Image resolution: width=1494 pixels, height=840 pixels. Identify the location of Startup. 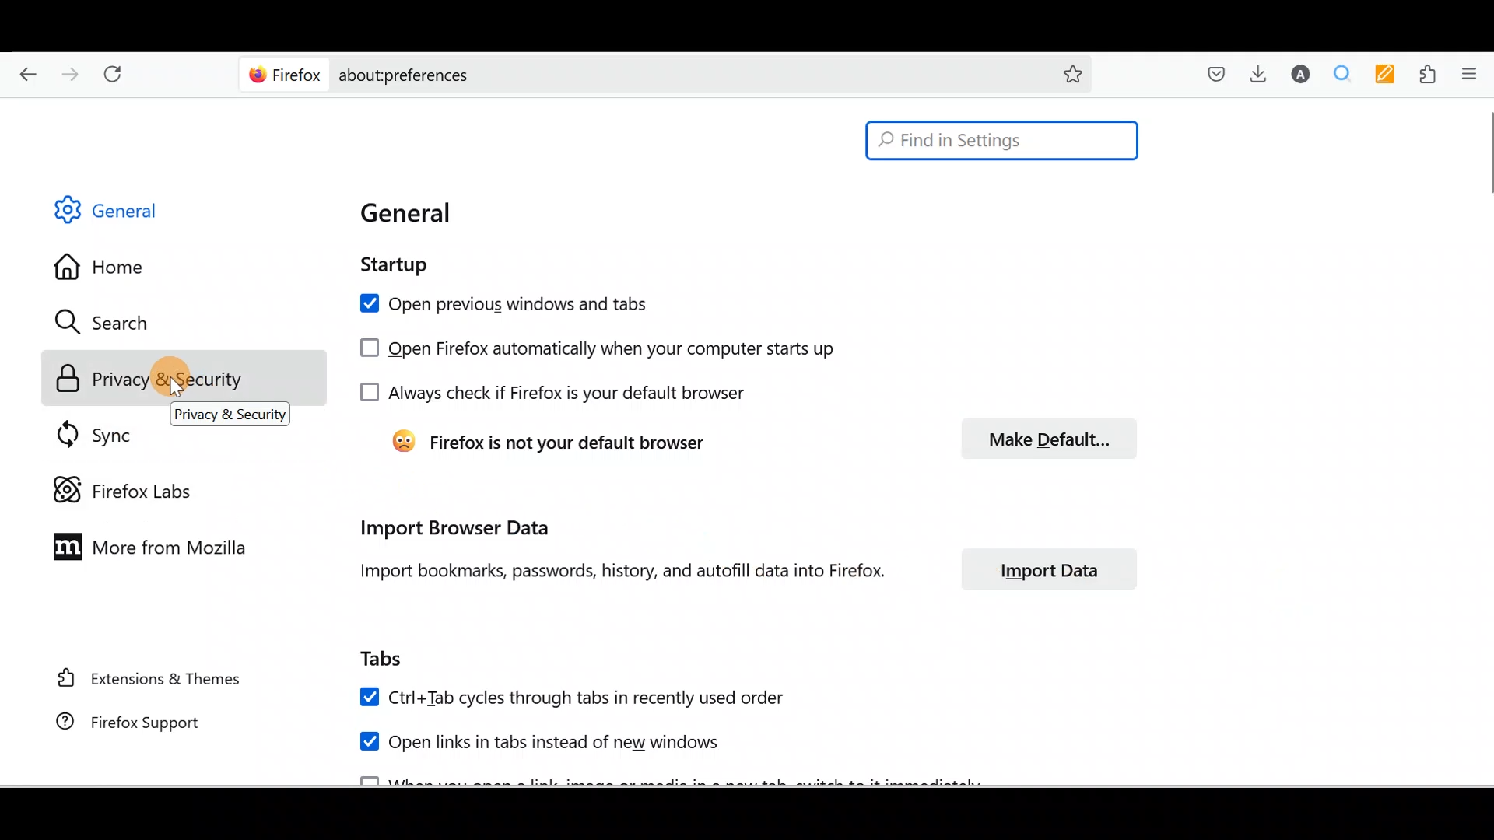
(412, 265).